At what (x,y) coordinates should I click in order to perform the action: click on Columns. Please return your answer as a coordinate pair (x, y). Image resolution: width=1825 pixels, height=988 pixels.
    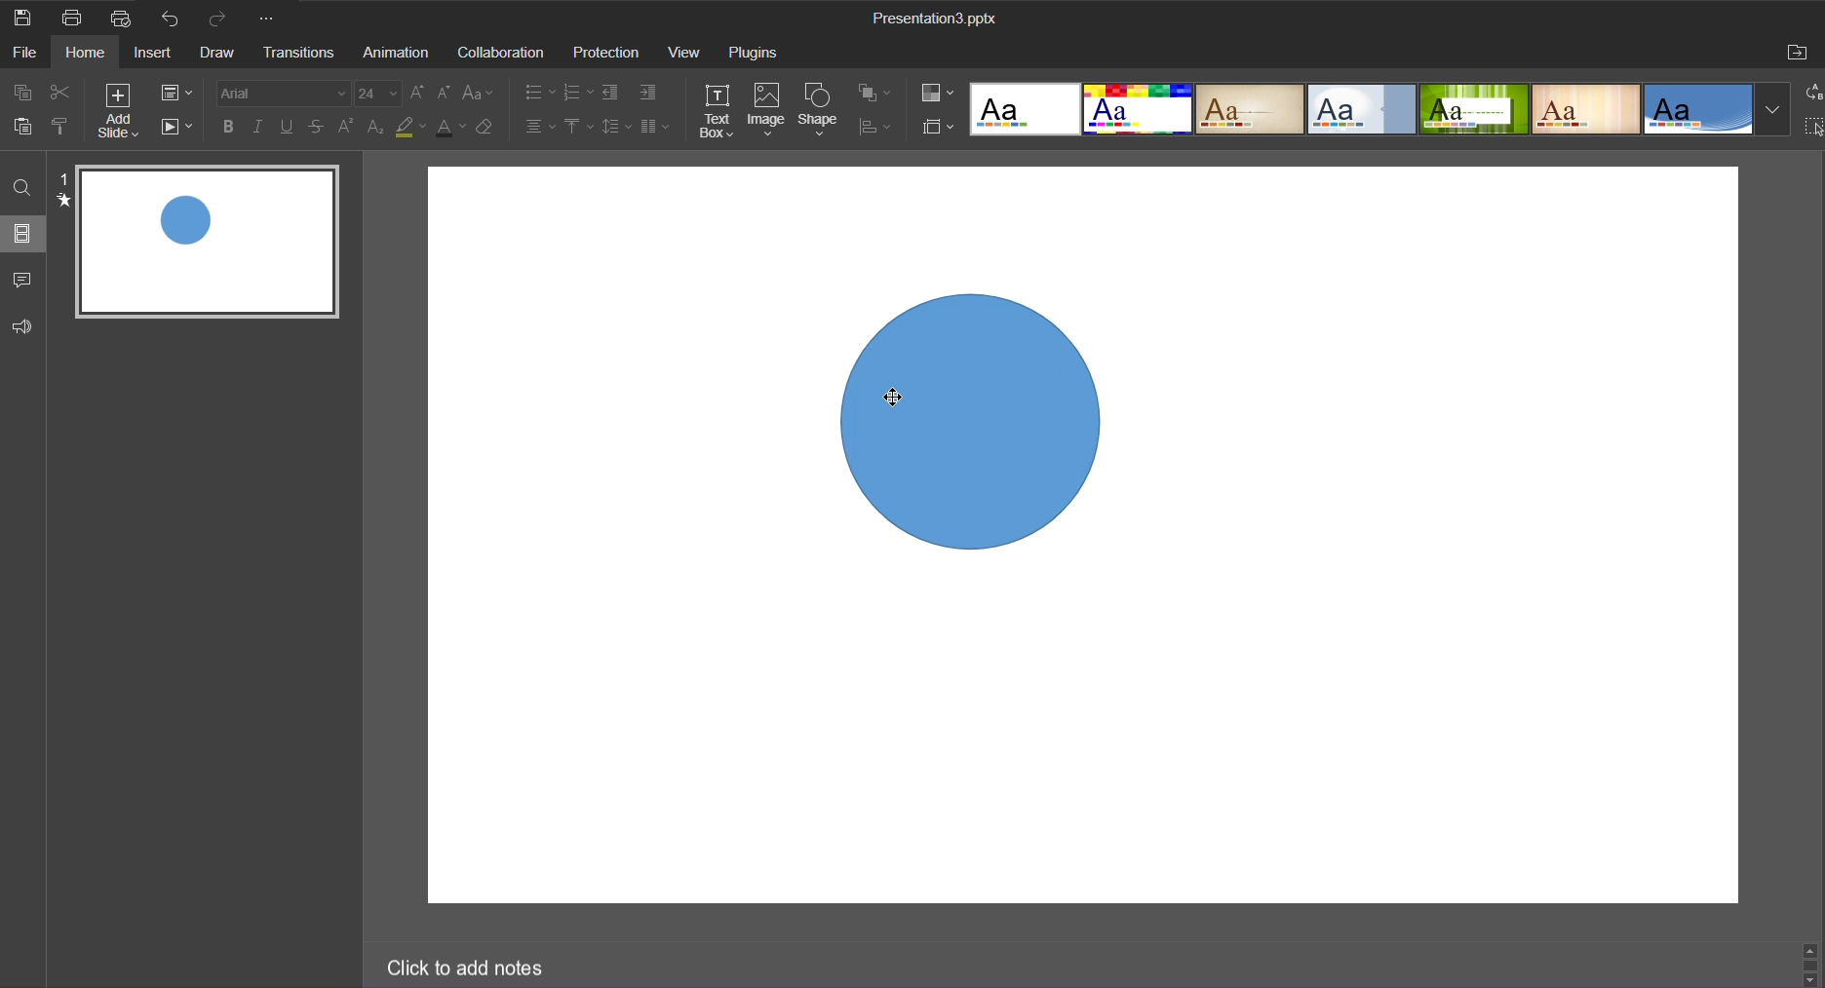
    Looking at the image, I should click on (659, 128).